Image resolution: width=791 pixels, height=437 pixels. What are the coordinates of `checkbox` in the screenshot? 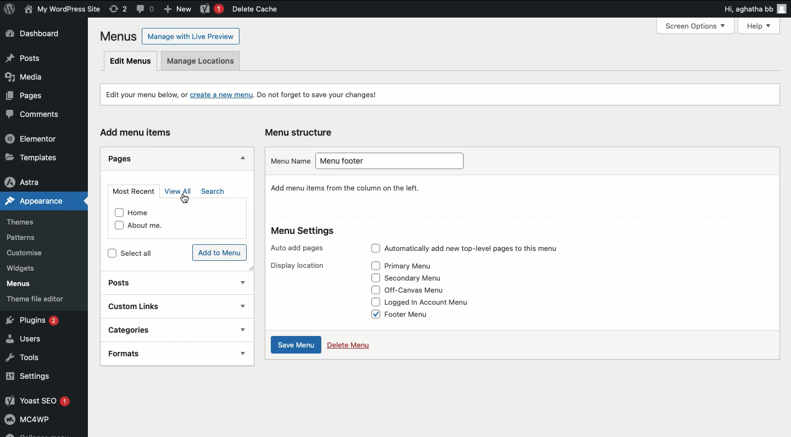 It's located at (118, 212).